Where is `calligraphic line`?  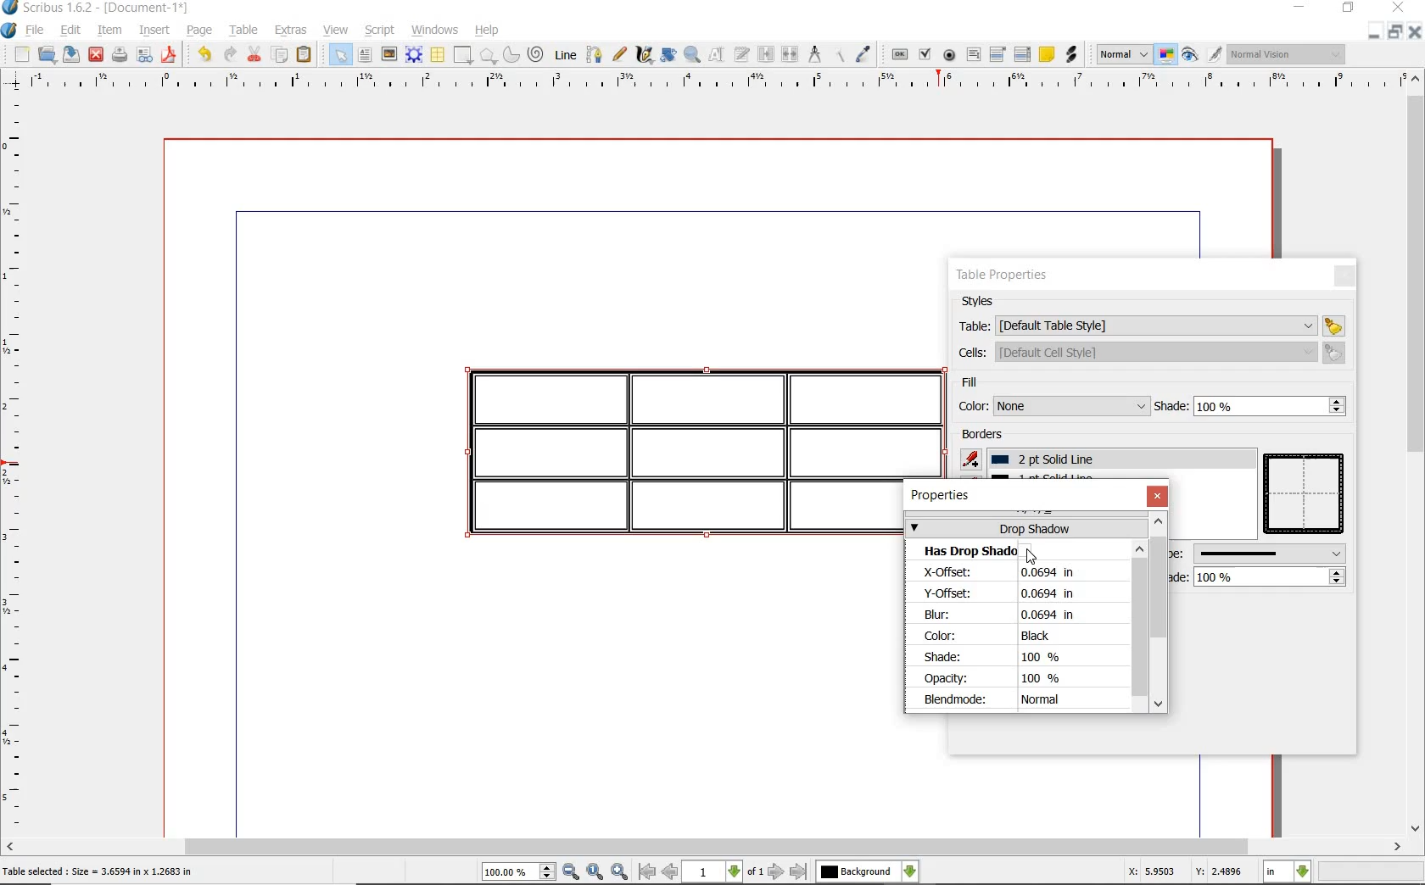
calligraphic line is located at coordinates (643, 54).